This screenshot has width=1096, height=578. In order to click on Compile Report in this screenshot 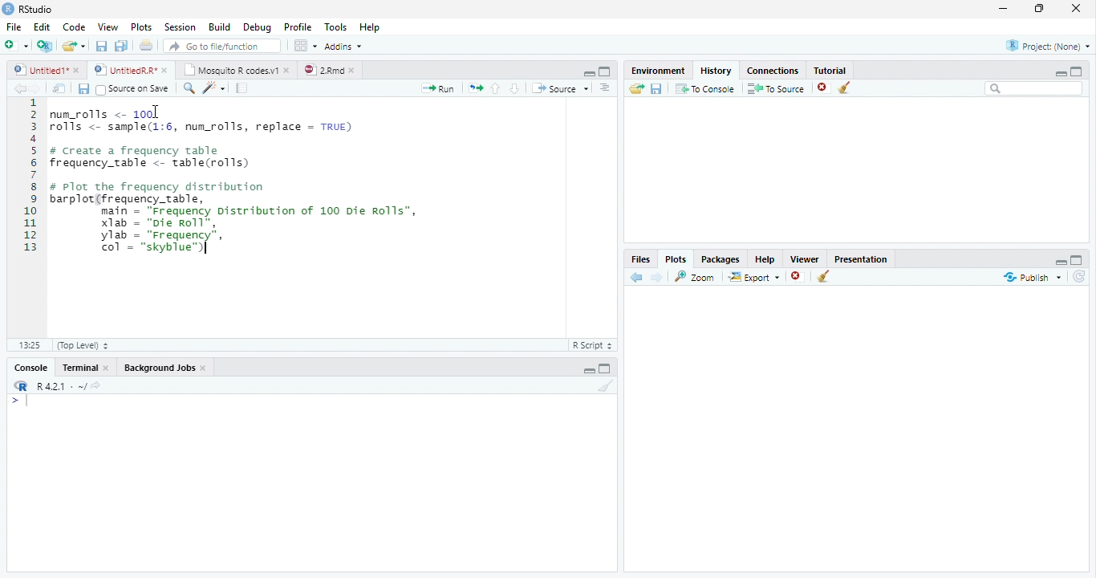, I will do `click(243, 88)`.